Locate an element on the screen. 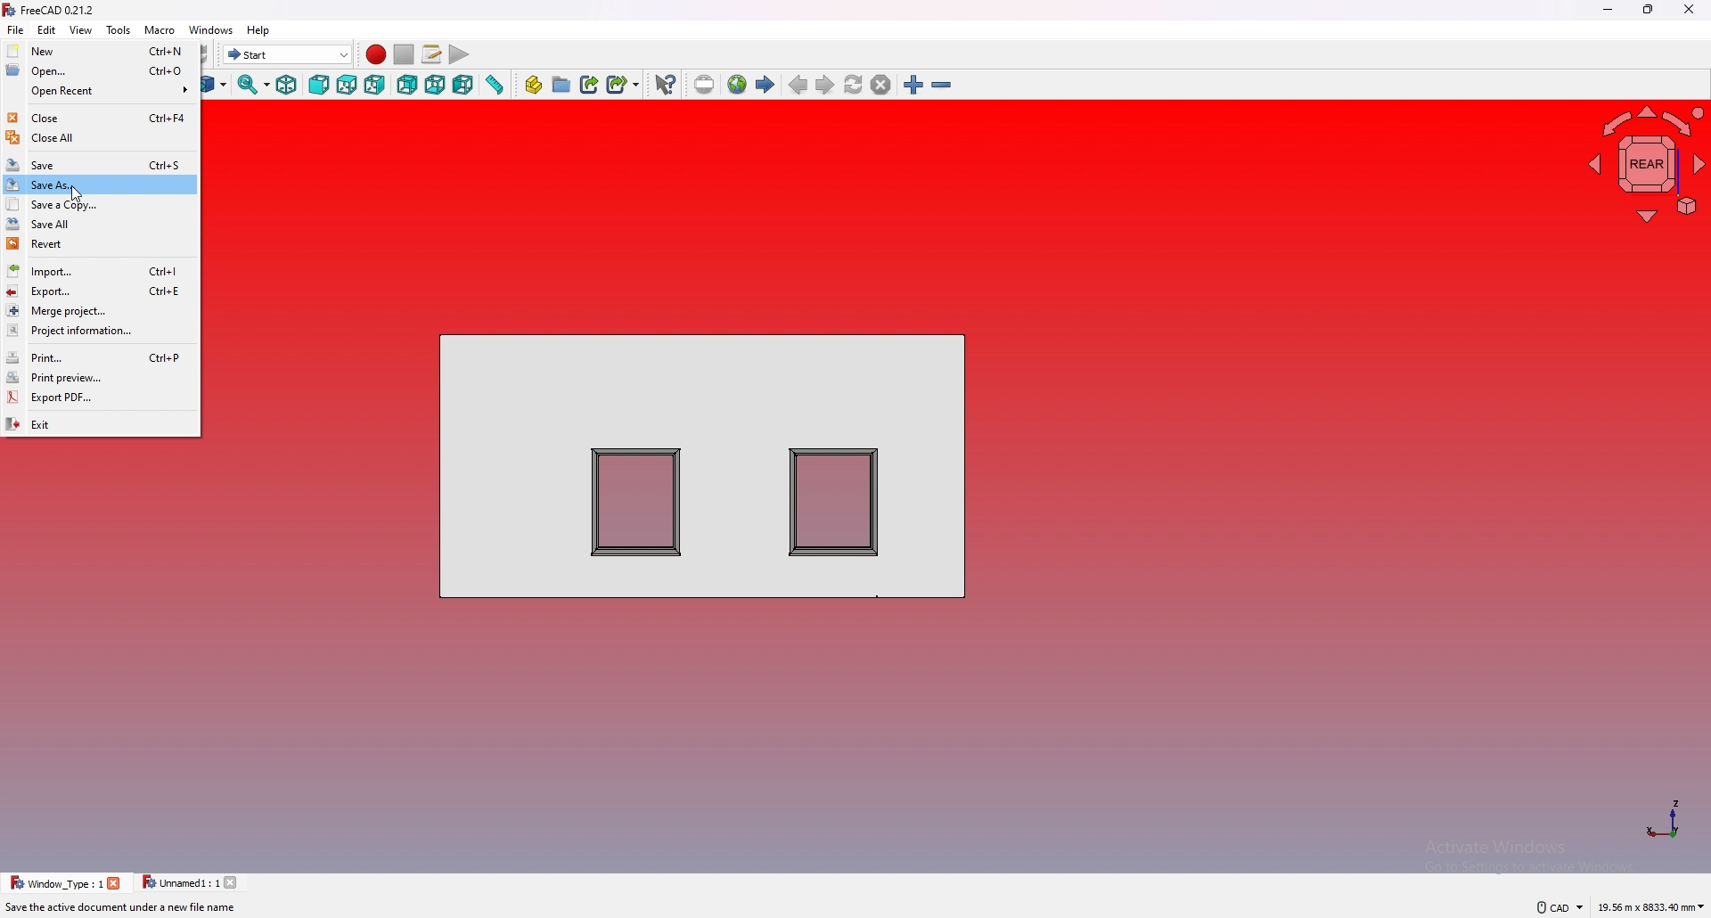  close ctrl+f4 is located at coordinates (100, 117).